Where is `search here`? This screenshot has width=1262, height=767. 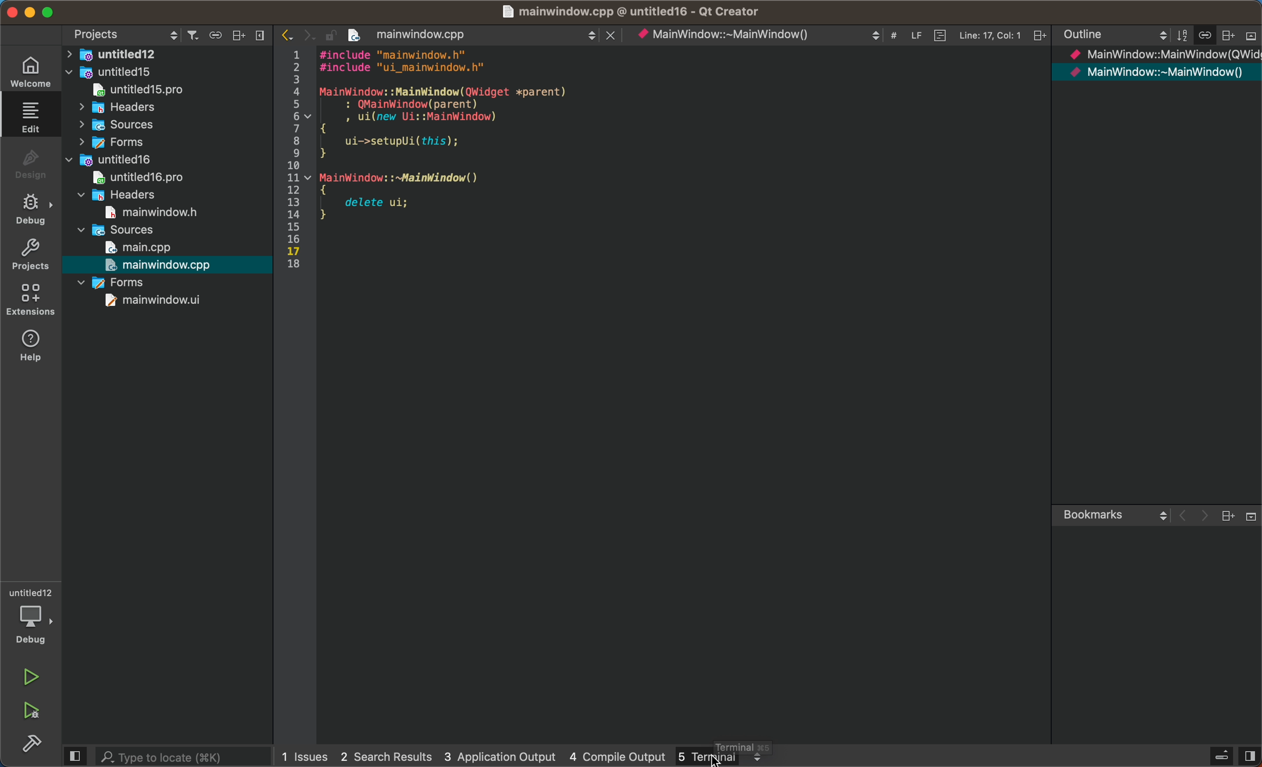
search here is located at coordinates (179, 756).